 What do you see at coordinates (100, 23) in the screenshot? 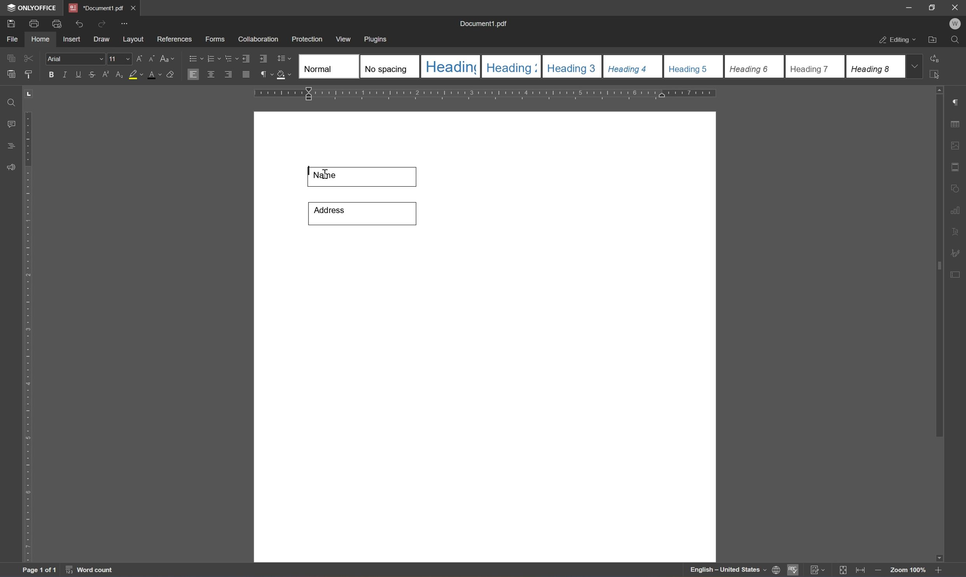
I see `redo` at bounding box center [100, 23].